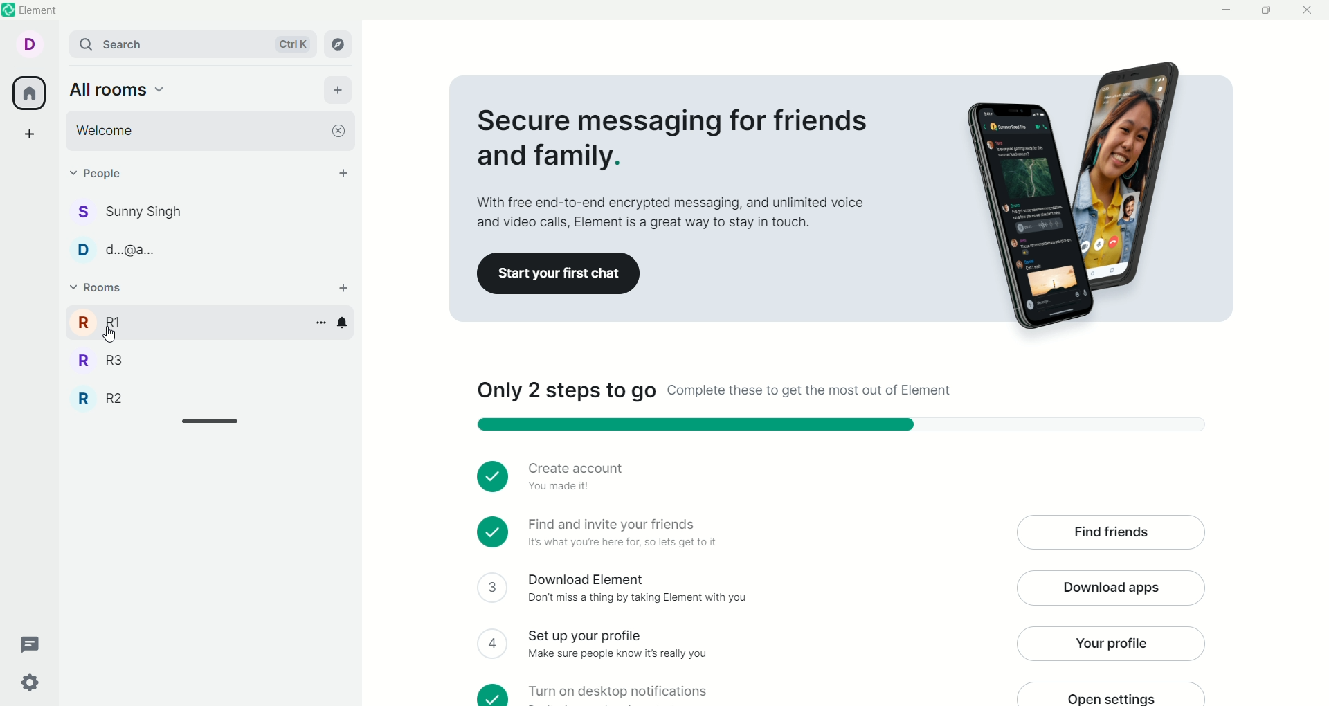  I want to click on Text, so click(714, 390).